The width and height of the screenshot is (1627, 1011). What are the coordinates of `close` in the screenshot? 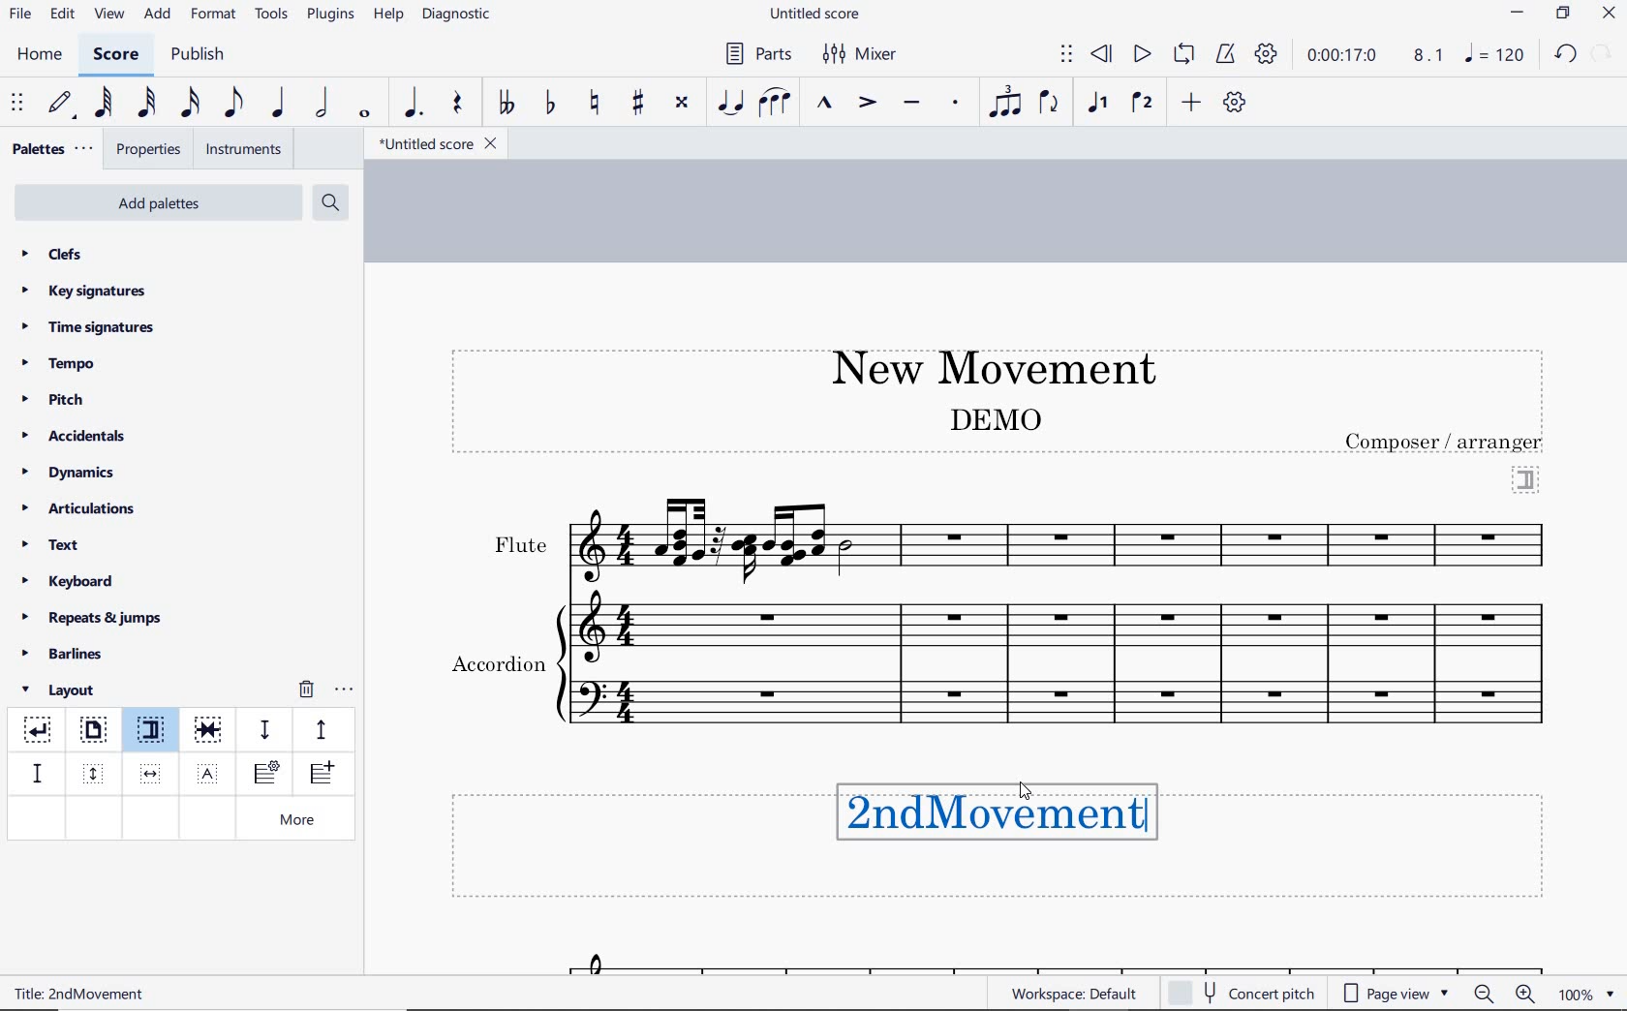 It's located at (1609, 15).